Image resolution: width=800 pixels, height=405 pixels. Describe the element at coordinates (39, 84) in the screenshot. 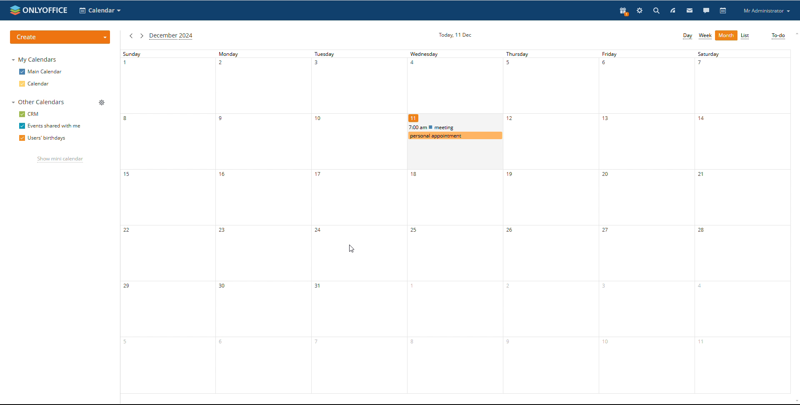

I see `calendar` at that location.